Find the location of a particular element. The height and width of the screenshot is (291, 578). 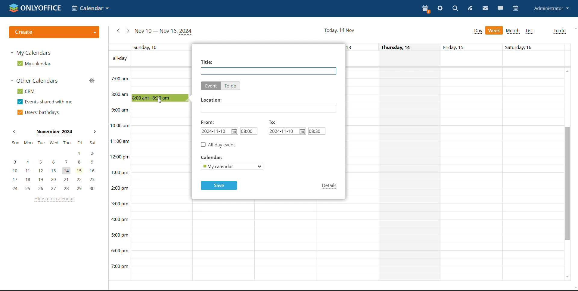

event is located at coordinates (211, 85).